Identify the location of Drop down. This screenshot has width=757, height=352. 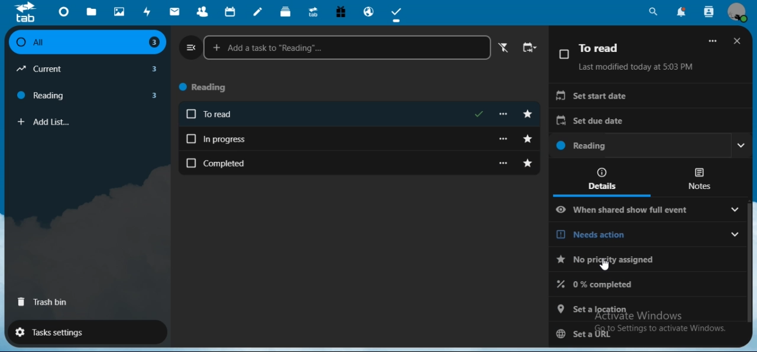
(742, 145).